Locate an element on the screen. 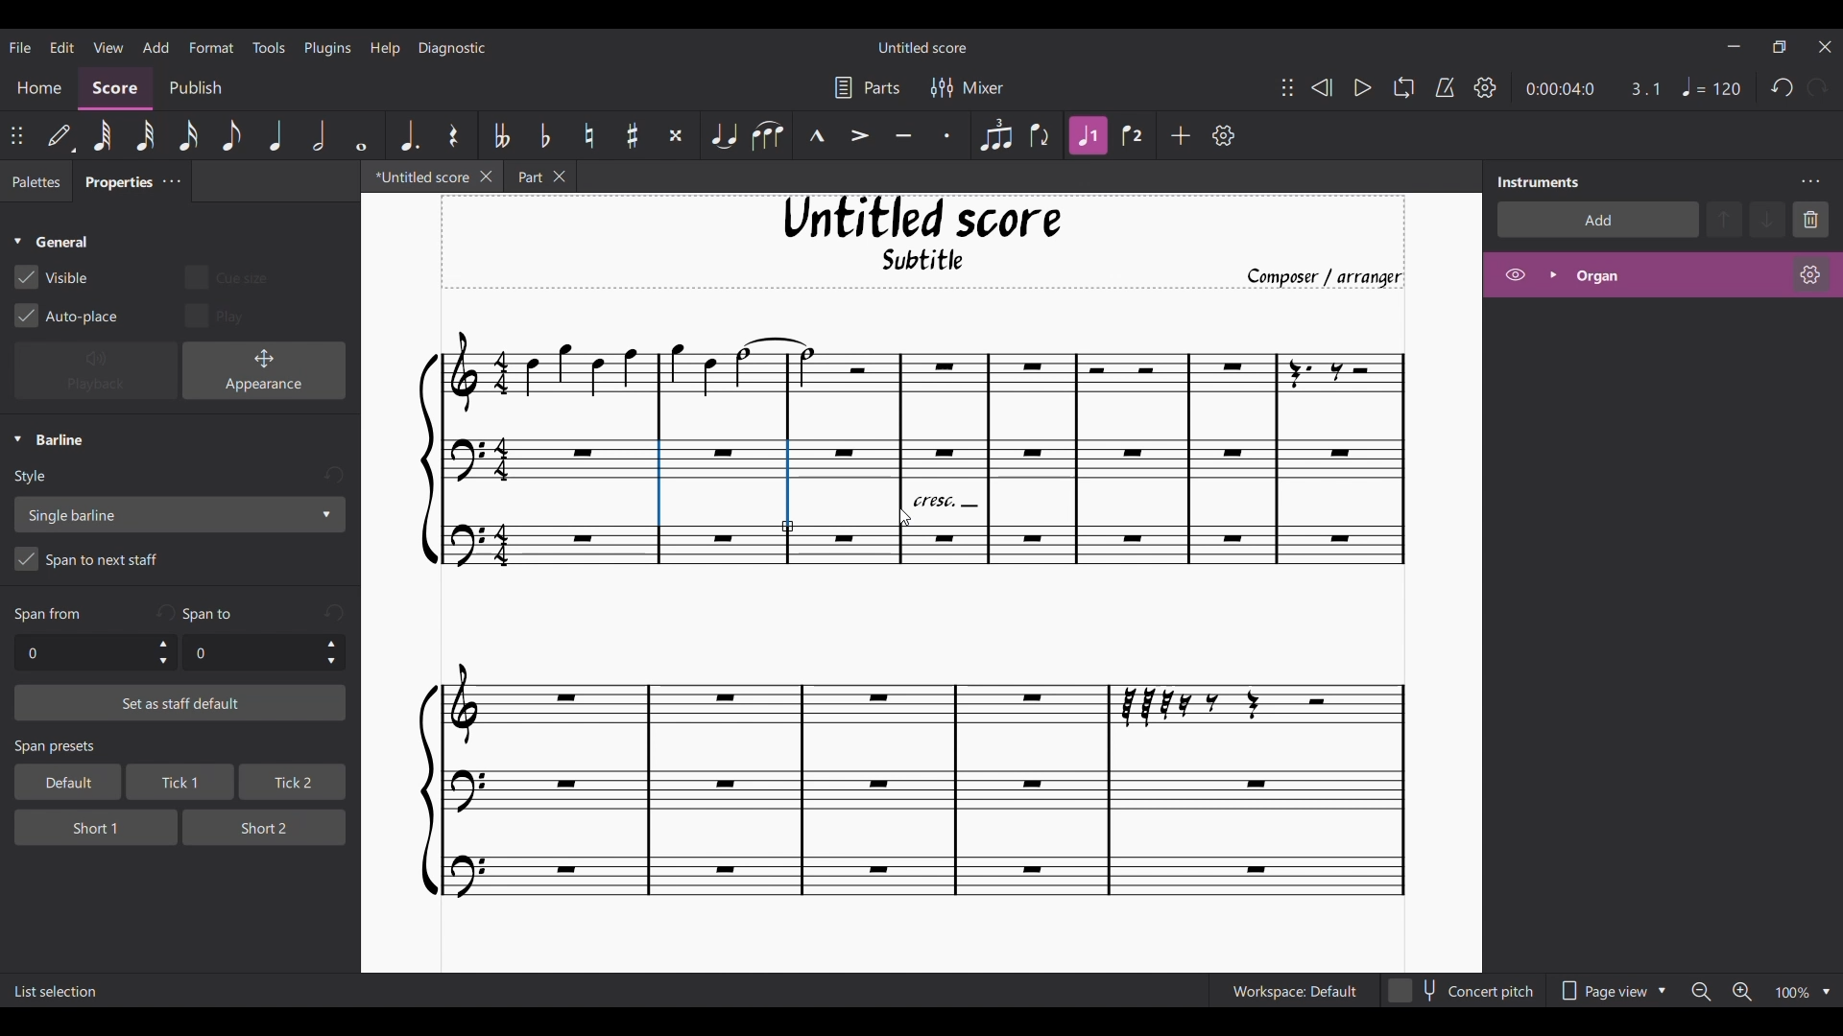  Palette tab is located at coordinates (34, 182).